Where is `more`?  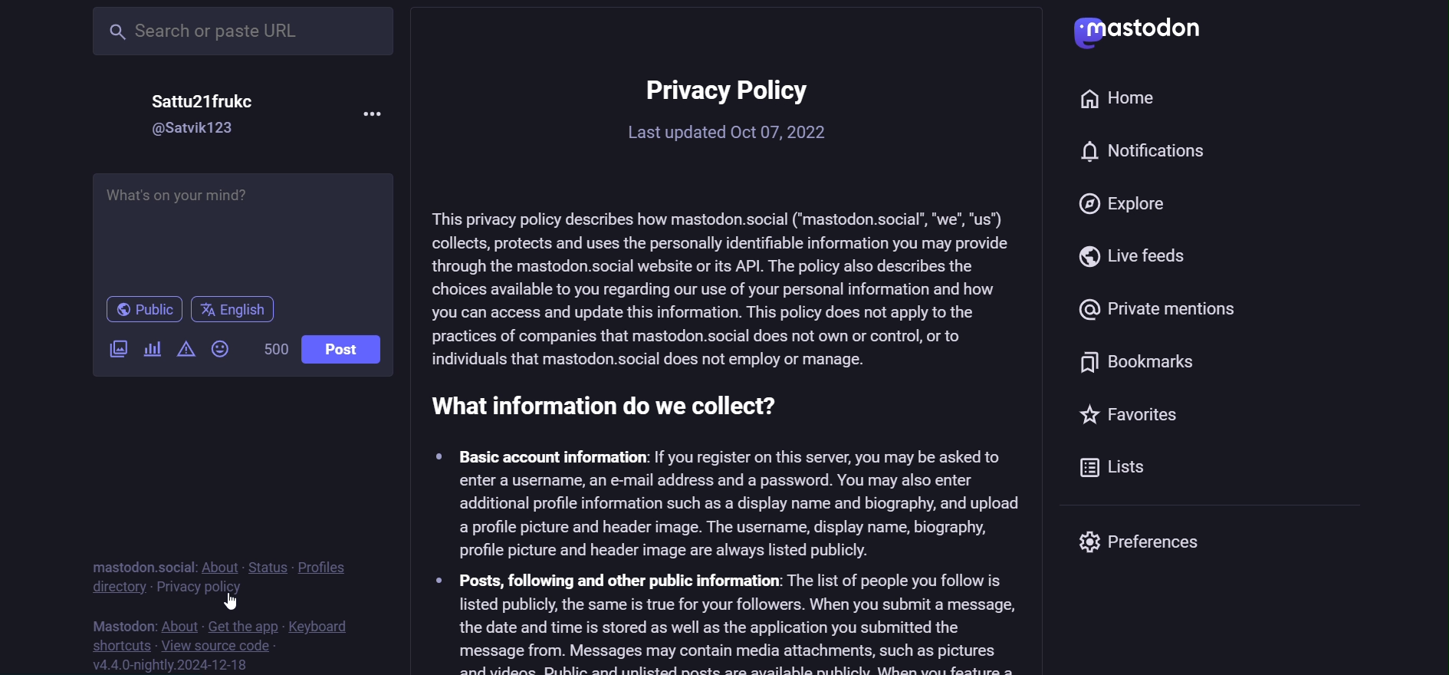
more is located at coordinates (370, 117).